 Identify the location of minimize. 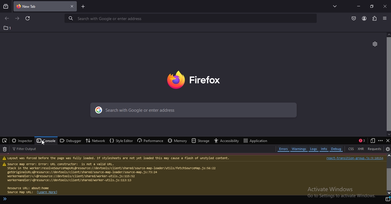
(358, 6).